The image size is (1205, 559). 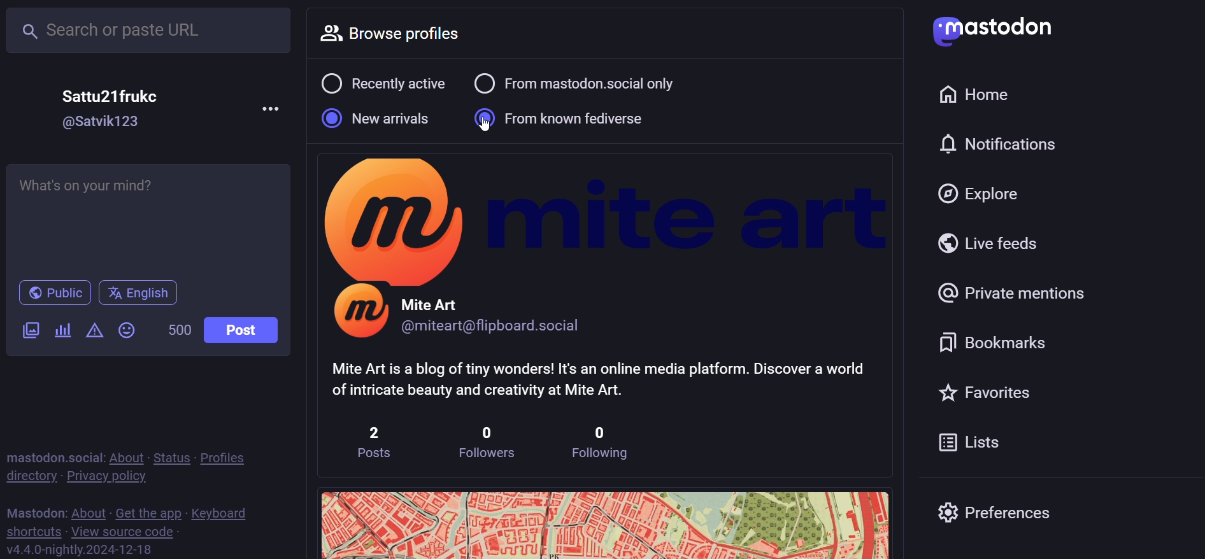 I want to click on Mite Art is a blog of tiny wonders! It's an online media platform. Discover a world
of intricate beauty and creativity at Mite Art., so click(x=598, y=378).